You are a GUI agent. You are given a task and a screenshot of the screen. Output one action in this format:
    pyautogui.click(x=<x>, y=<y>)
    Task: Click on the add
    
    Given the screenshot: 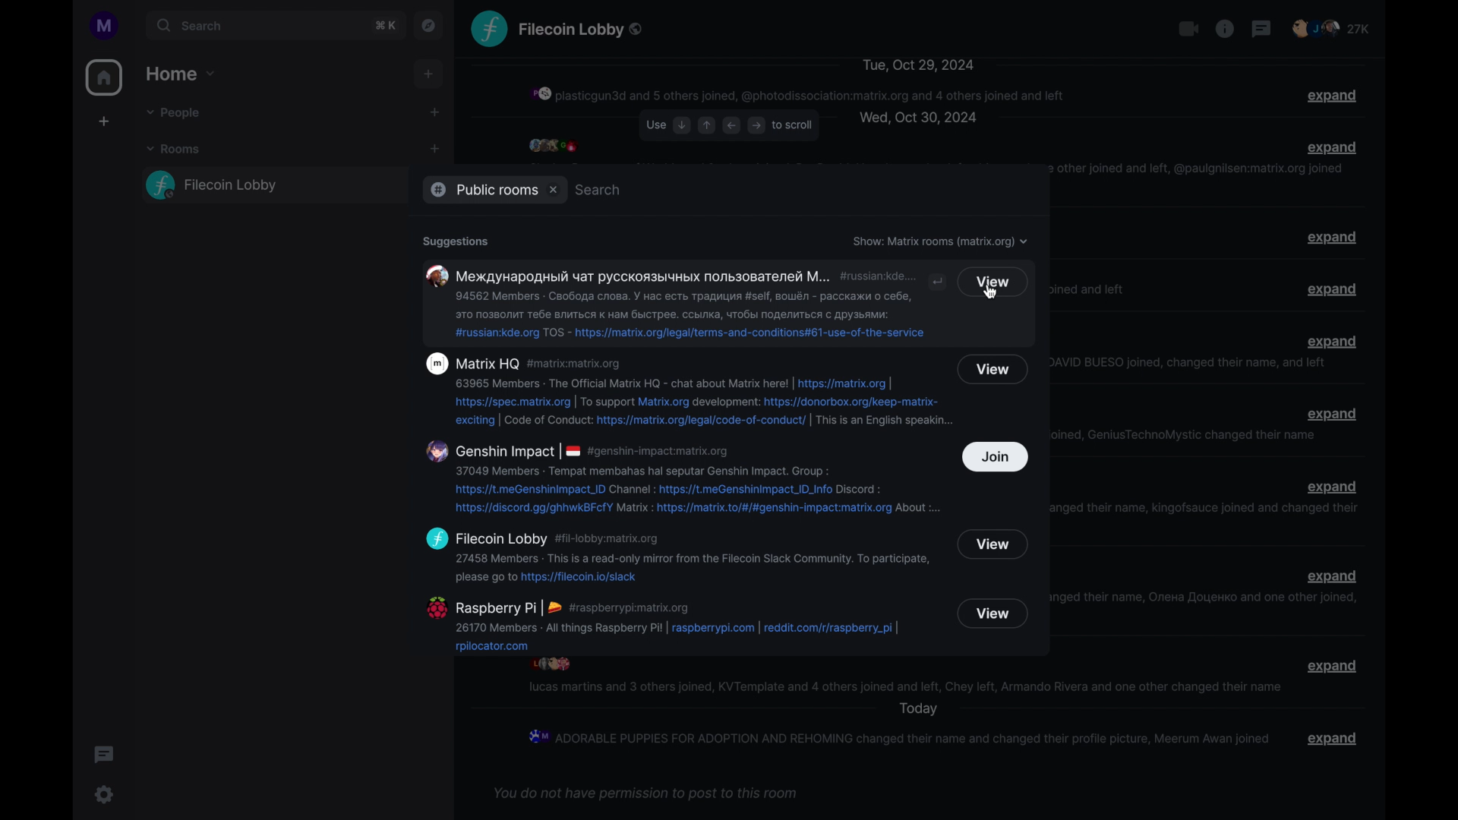 What is the action you would take?
    pyautogui.click(x=105, y=122)
    